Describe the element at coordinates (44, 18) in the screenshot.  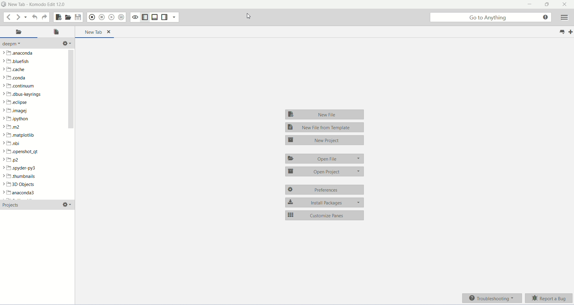
I see `redo` at that location.